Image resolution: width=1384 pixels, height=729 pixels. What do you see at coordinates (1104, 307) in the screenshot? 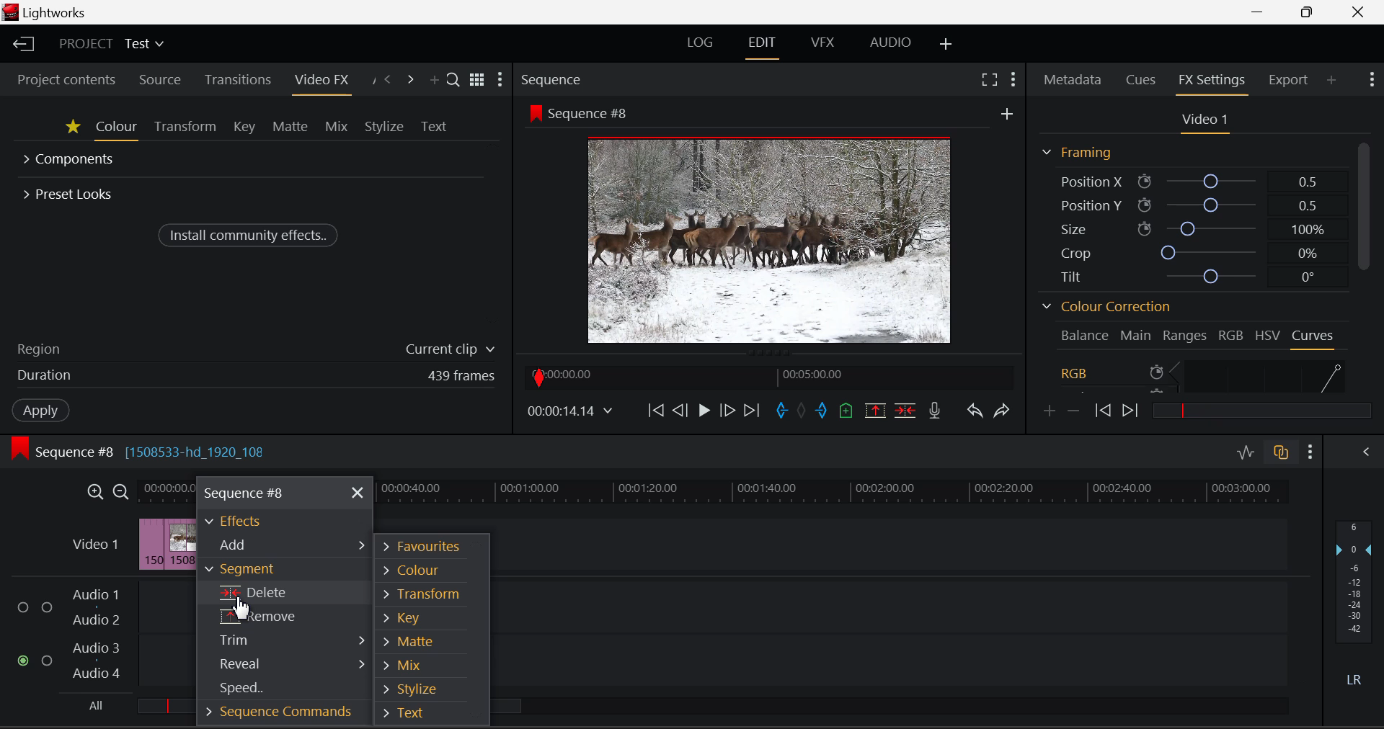
I see `Colour Correction` at bounding box center [1104, 307].